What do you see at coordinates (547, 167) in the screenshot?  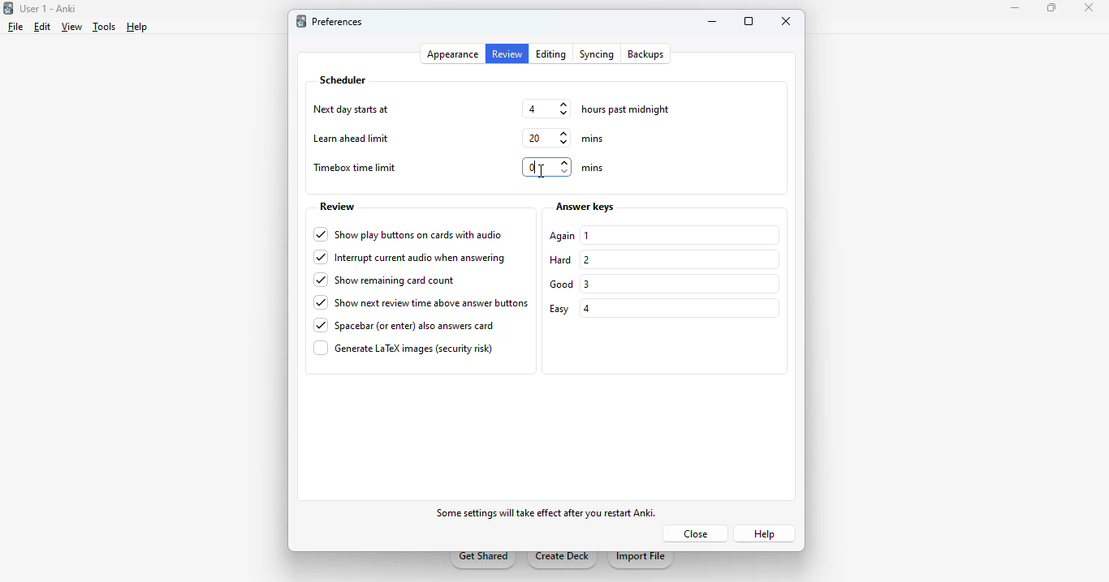 I see `typing` at bounding box center [547, 167].